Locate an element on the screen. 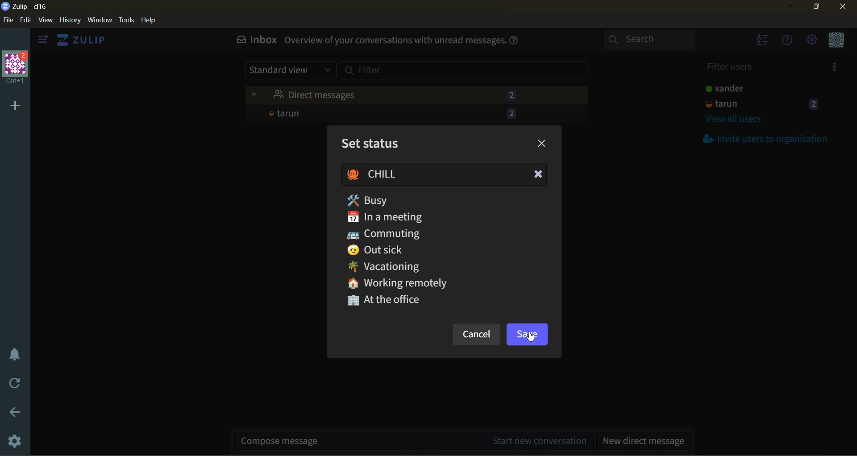 The image size is (857, 456). edit is located at coordinates (28, 21).